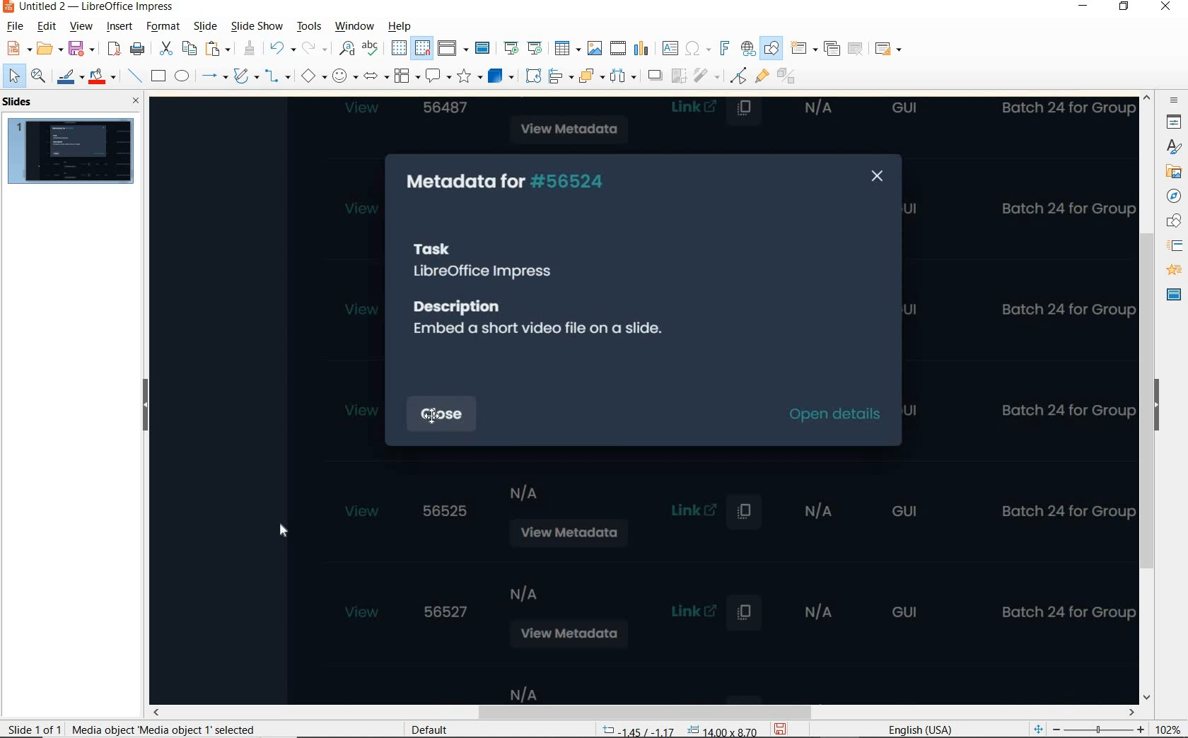  I want to click on INSERT SPECIAL CHARACTERS, so click(698, 49).